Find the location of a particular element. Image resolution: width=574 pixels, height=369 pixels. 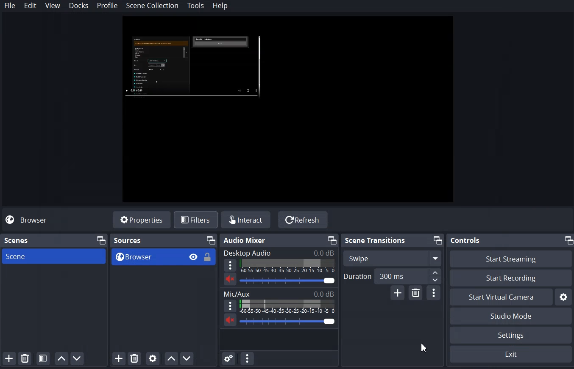

Start Recording is located at coordinates (511, 278).